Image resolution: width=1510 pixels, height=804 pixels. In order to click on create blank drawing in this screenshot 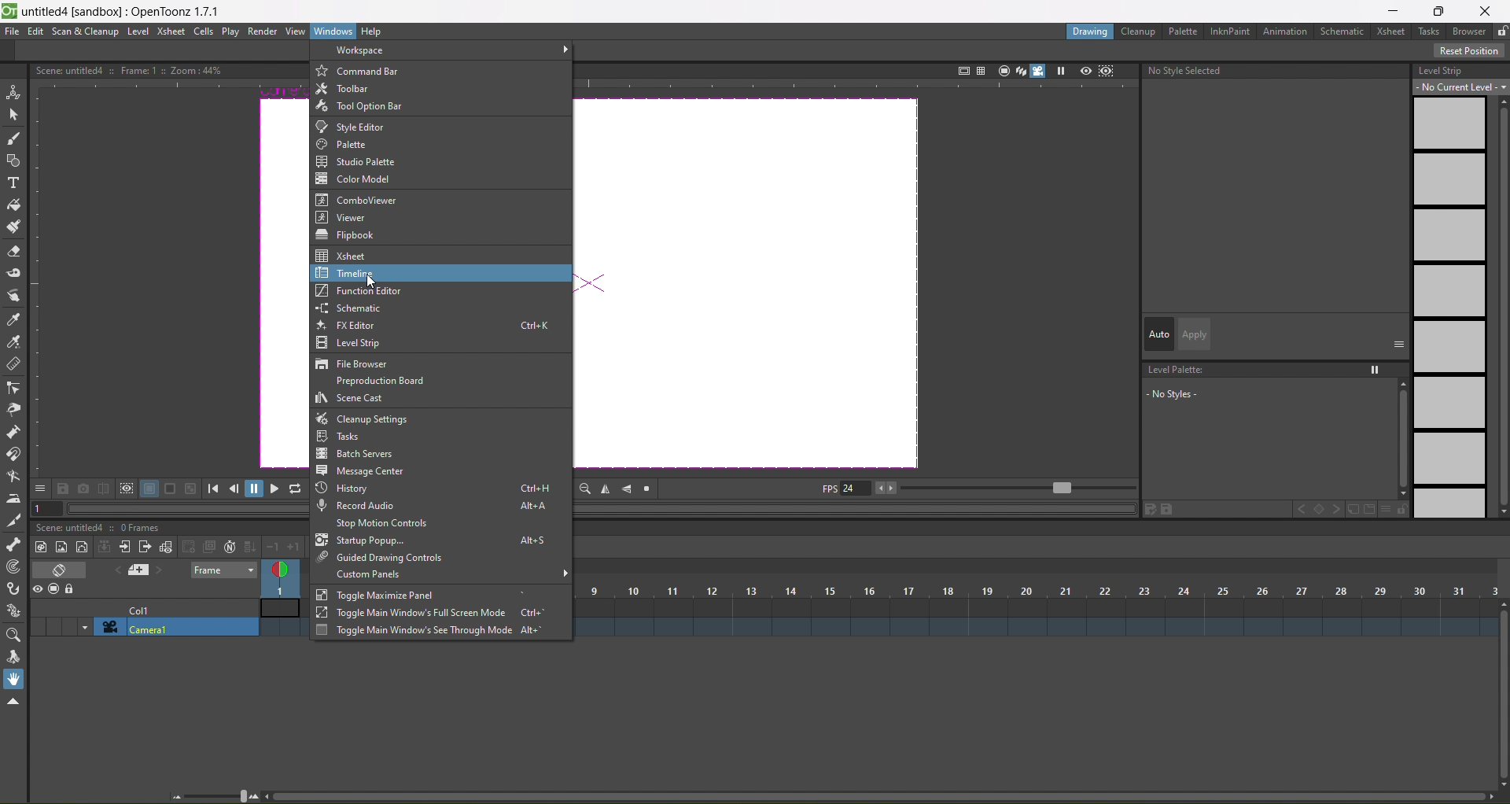, I will do `click(197, 547)`.